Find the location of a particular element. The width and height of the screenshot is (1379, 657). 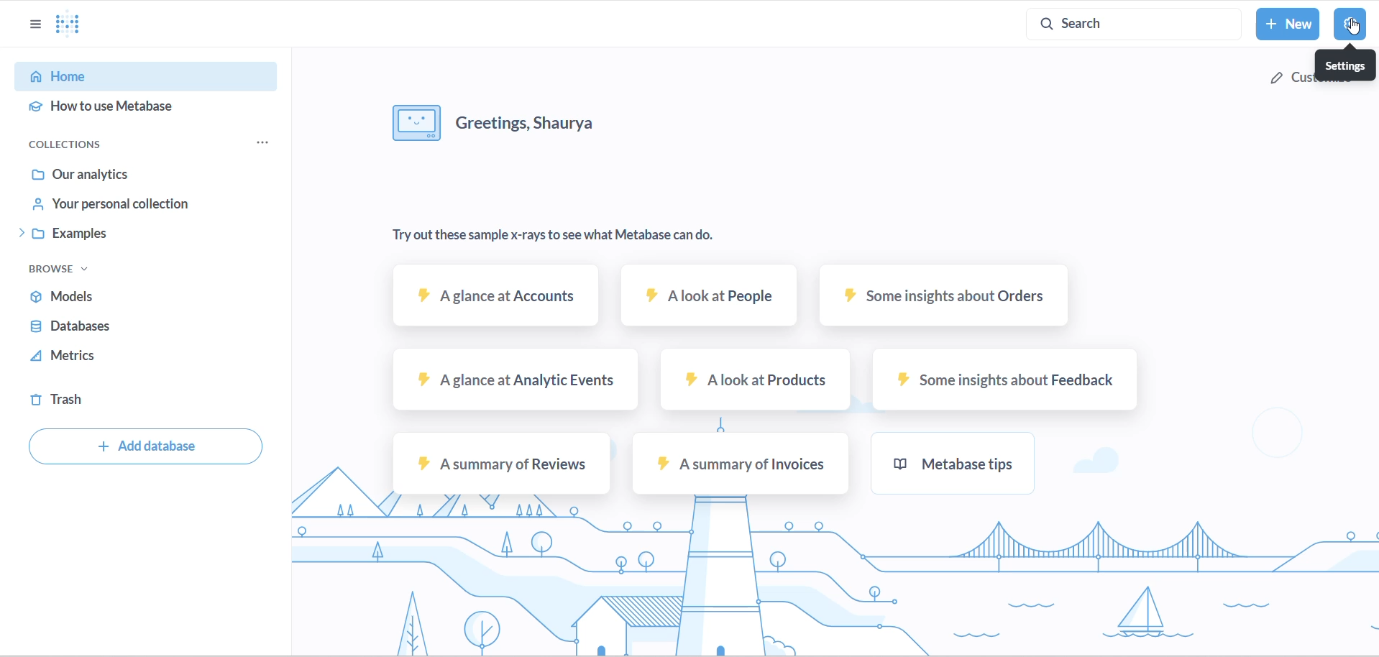

A glance at Analytic events is located at coordinates (513, 378).